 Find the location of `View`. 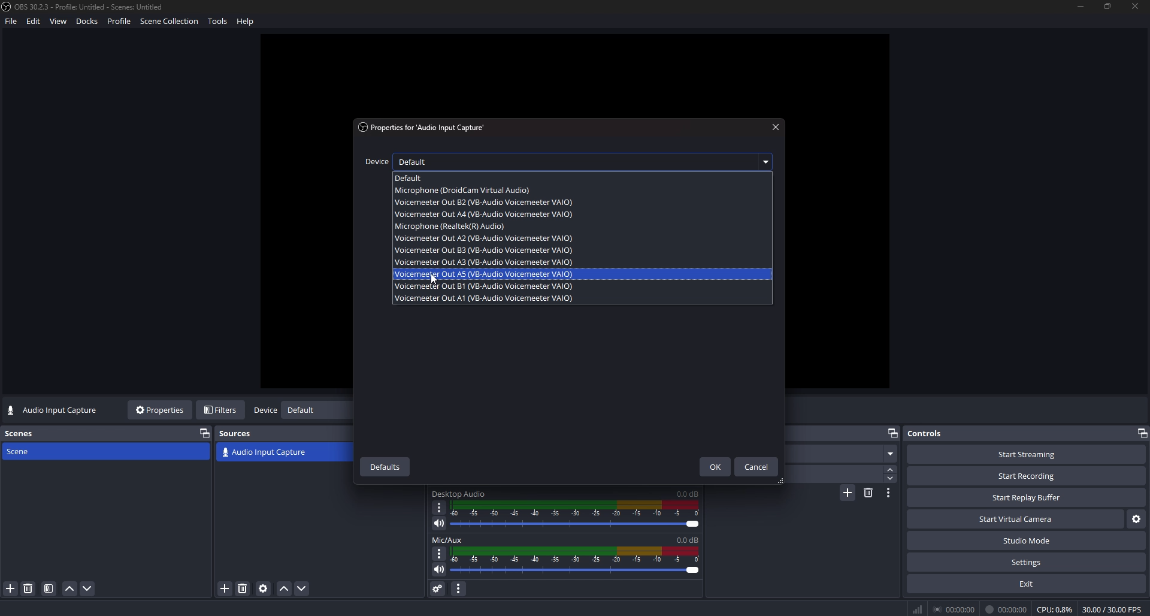

View is located at coordinates (59, 22).